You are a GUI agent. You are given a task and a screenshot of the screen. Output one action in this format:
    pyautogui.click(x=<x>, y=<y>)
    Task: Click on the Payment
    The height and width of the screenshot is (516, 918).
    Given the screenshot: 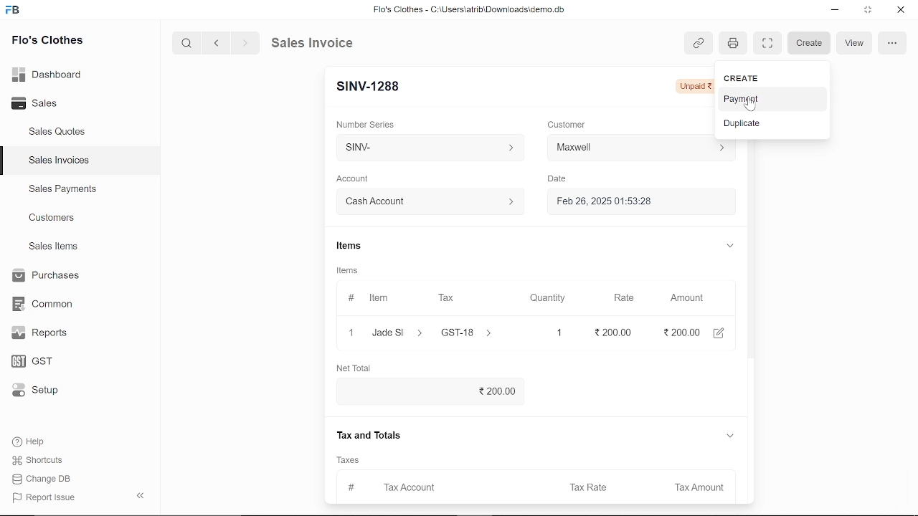 What is the action you would take?
    pyautogui.click(x=772, y=98)
    